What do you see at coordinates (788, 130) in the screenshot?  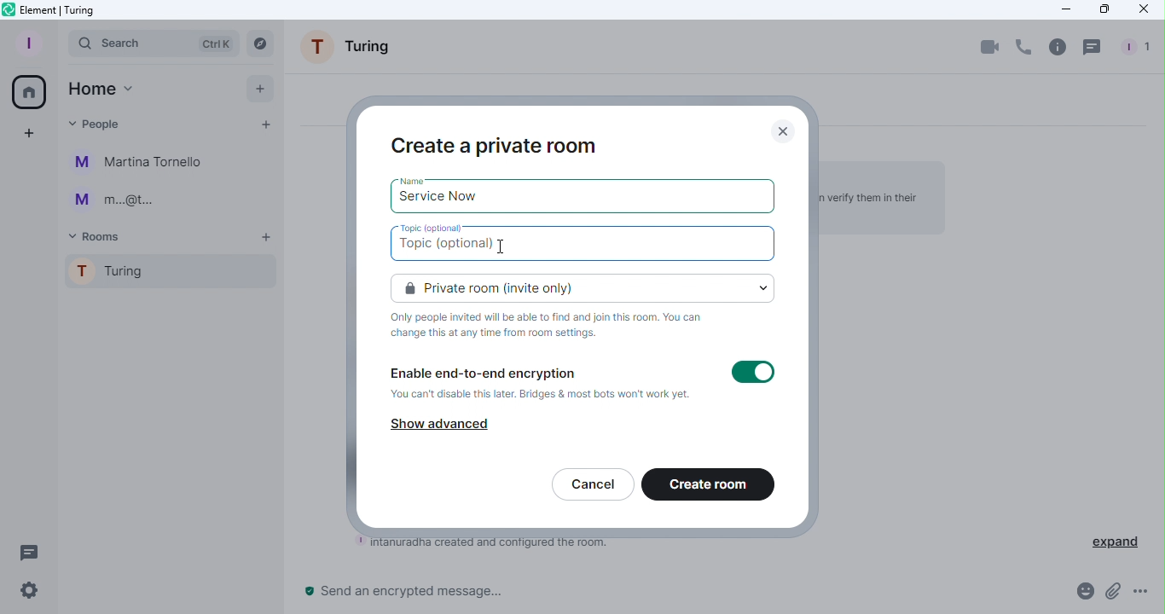 I see `Close` at bounding box center [788, 130].